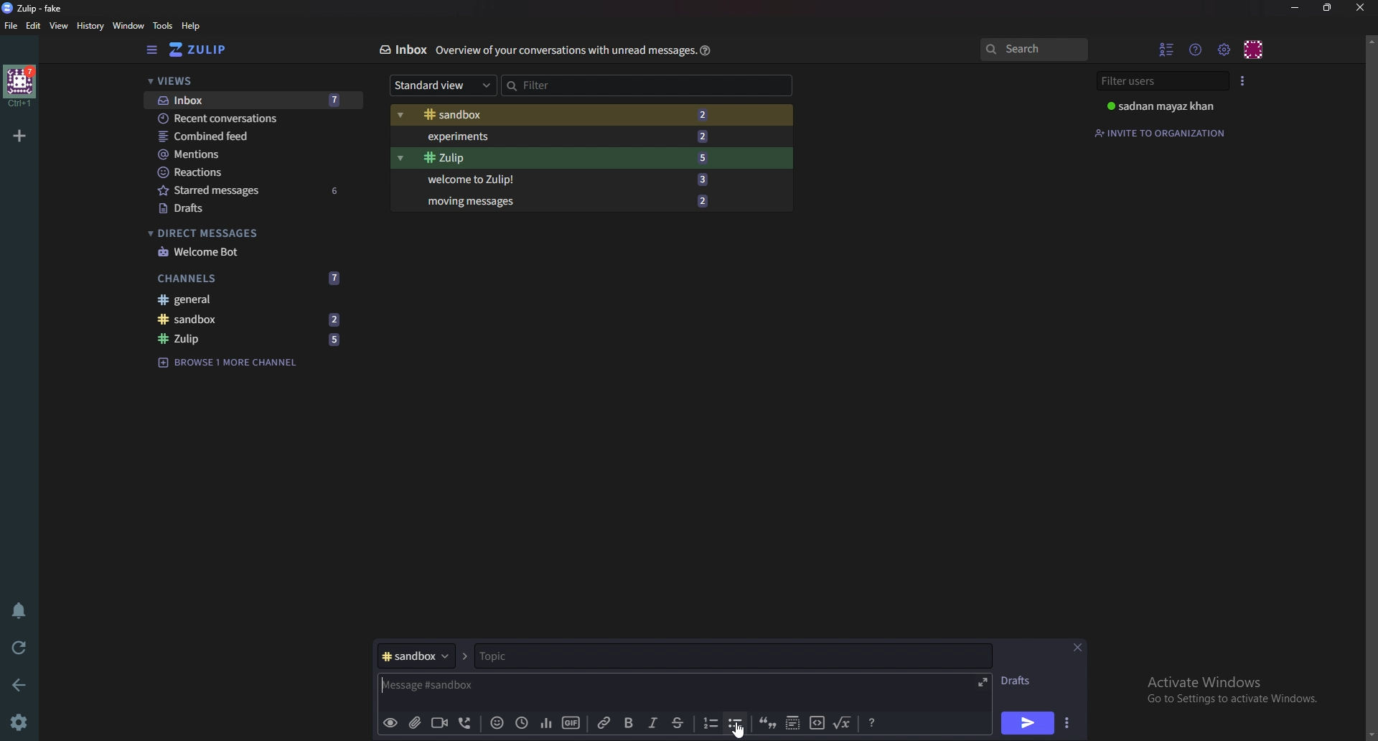 The image size is (1378, 741). Describe the element at coordinates (249, 318) in the screenshot. I see `Sandbox` at that location.